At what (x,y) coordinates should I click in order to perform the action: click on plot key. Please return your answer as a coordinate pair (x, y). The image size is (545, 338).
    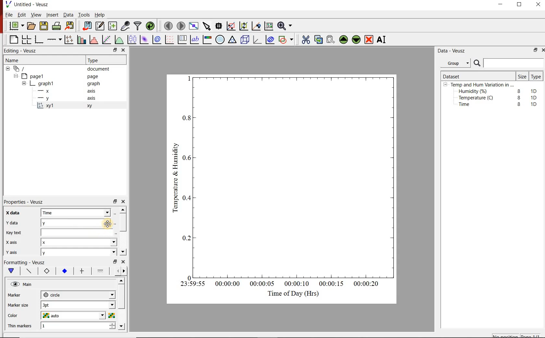
    Looking at the image, I should click on (183, 39).